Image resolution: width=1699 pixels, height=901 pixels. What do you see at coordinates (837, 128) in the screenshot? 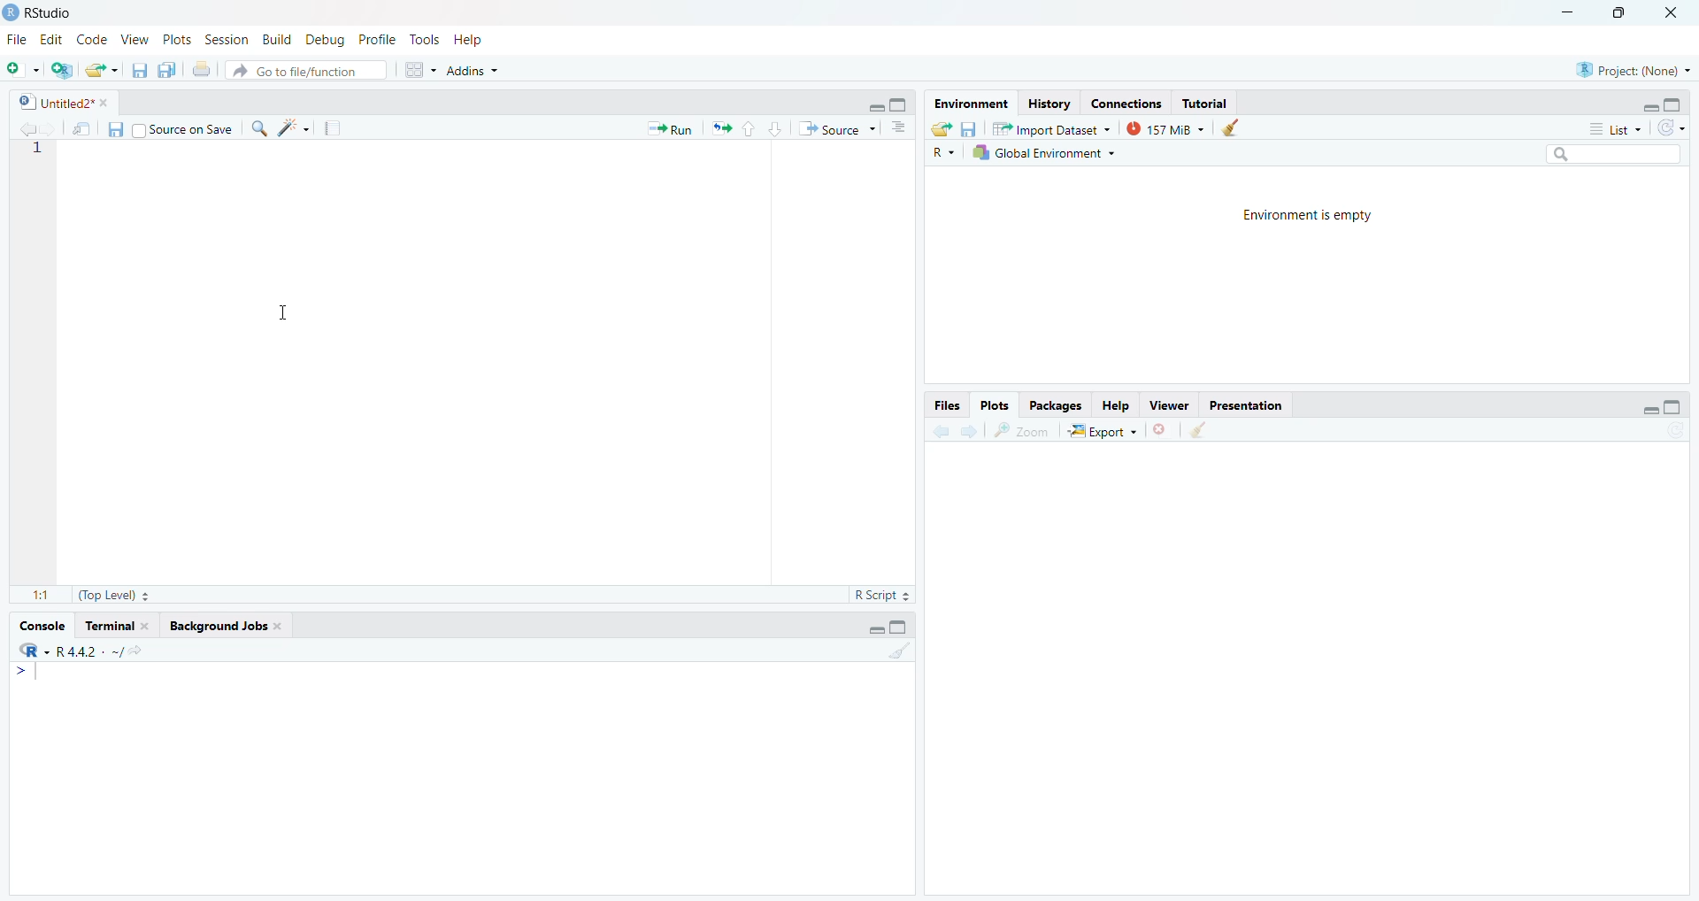
I see `Source` at bounding box center [837, 128].